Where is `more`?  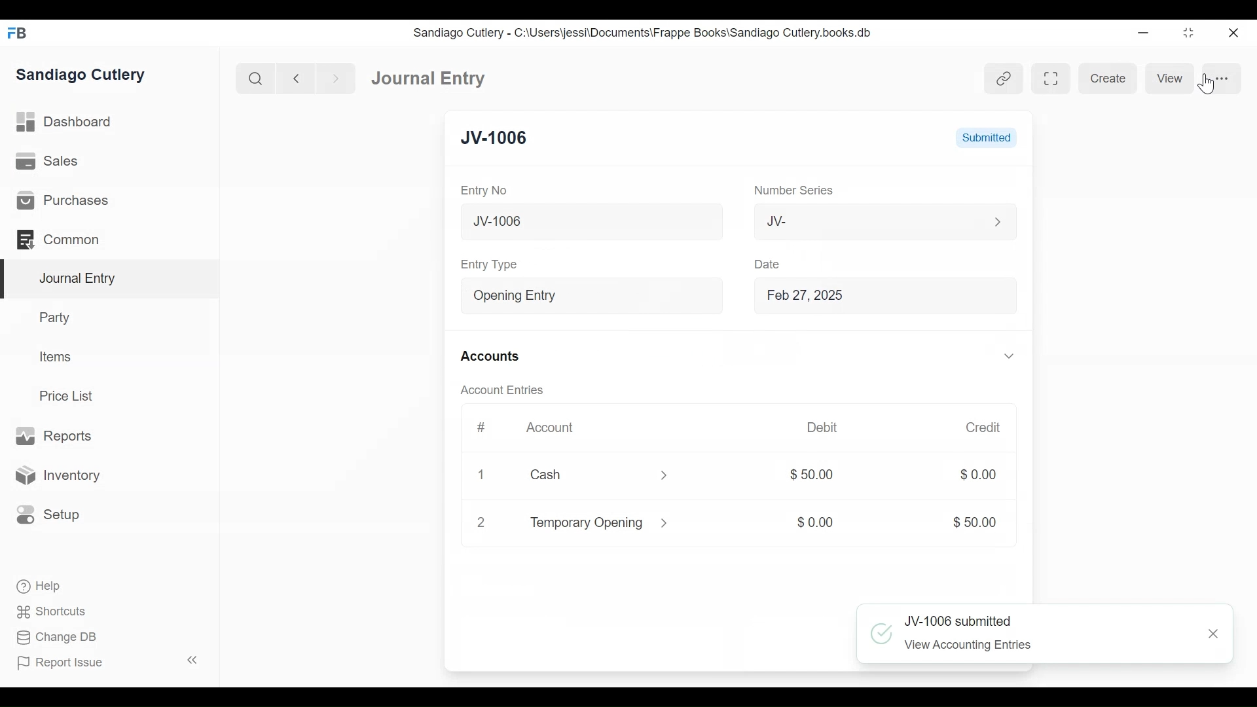 more is located at coordinates (1223, 77).